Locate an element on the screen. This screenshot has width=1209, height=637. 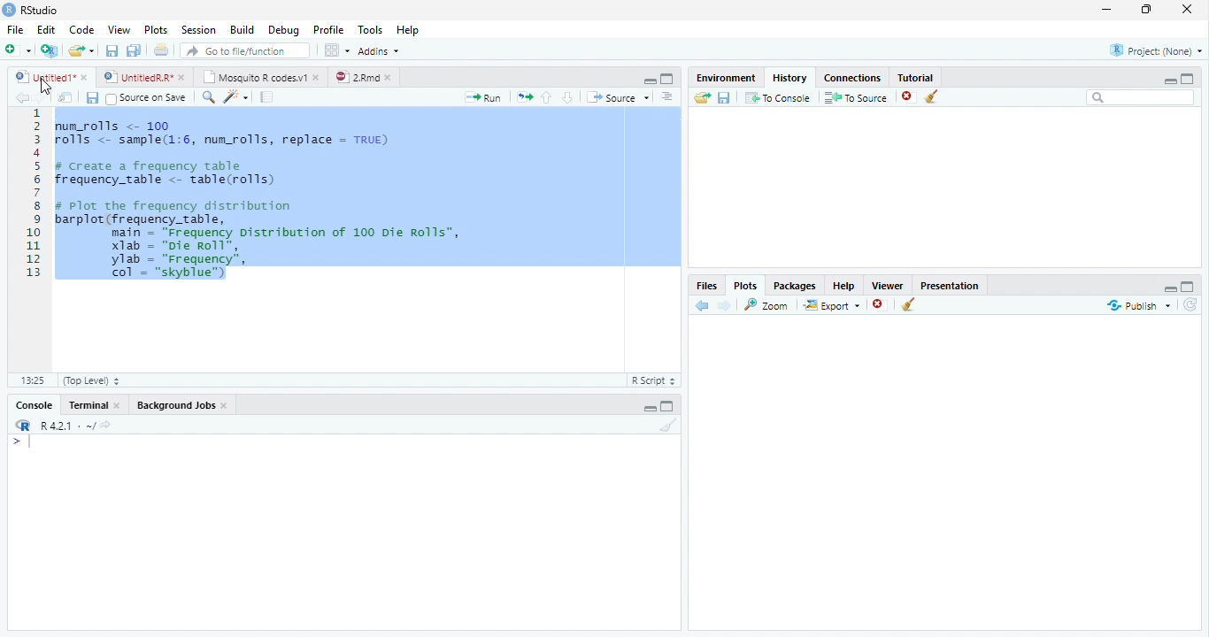
Plots is located at coordinates (746, 284).